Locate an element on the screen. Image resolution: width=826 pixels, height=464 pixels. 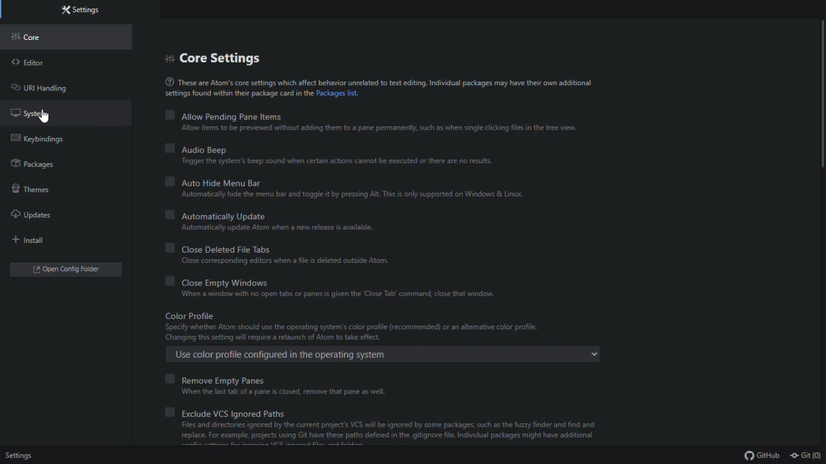
Remove Empty Panes is located at coordinates (219, 379).